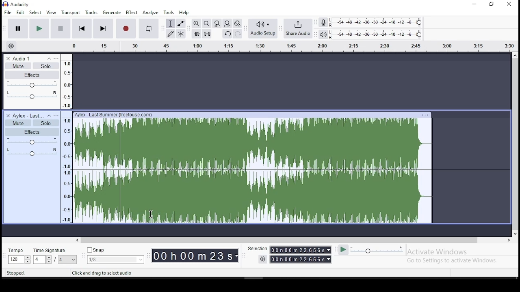 The height and width of the screenshot is (292, 520). I want to click on selection tool, so click(171, 24).